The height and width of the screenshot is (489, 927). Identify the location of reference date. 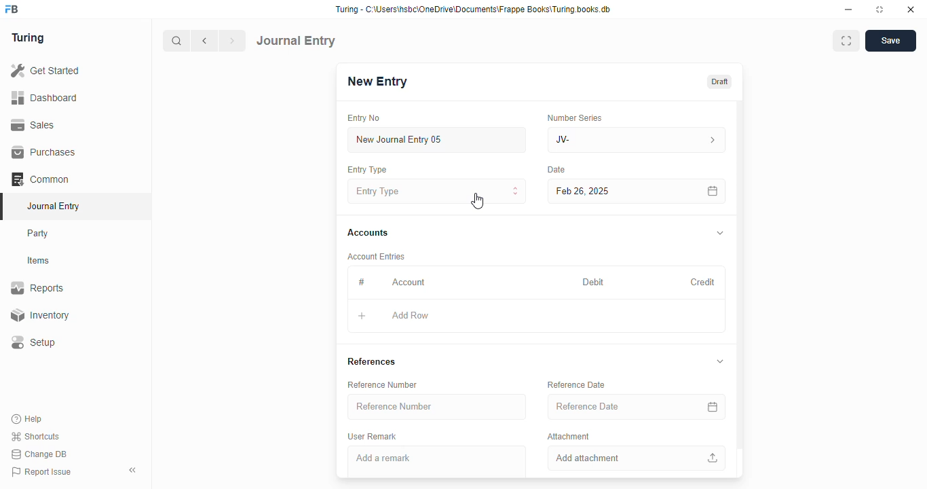
(616, 407).